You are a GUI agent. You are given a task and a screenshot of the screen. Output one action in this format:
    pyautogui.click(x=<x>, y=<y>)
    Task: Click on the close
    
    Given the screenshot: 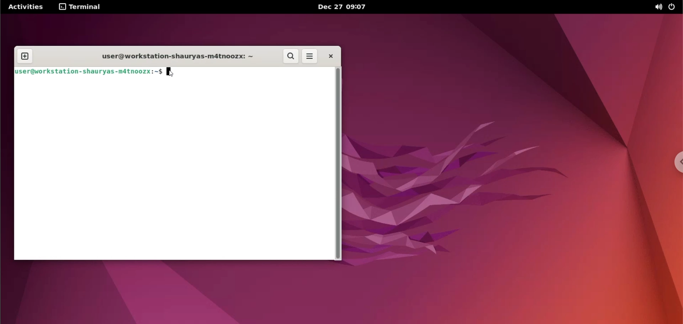 What is the action you would take?
    pyautogui.click(x=330, y=56)
    